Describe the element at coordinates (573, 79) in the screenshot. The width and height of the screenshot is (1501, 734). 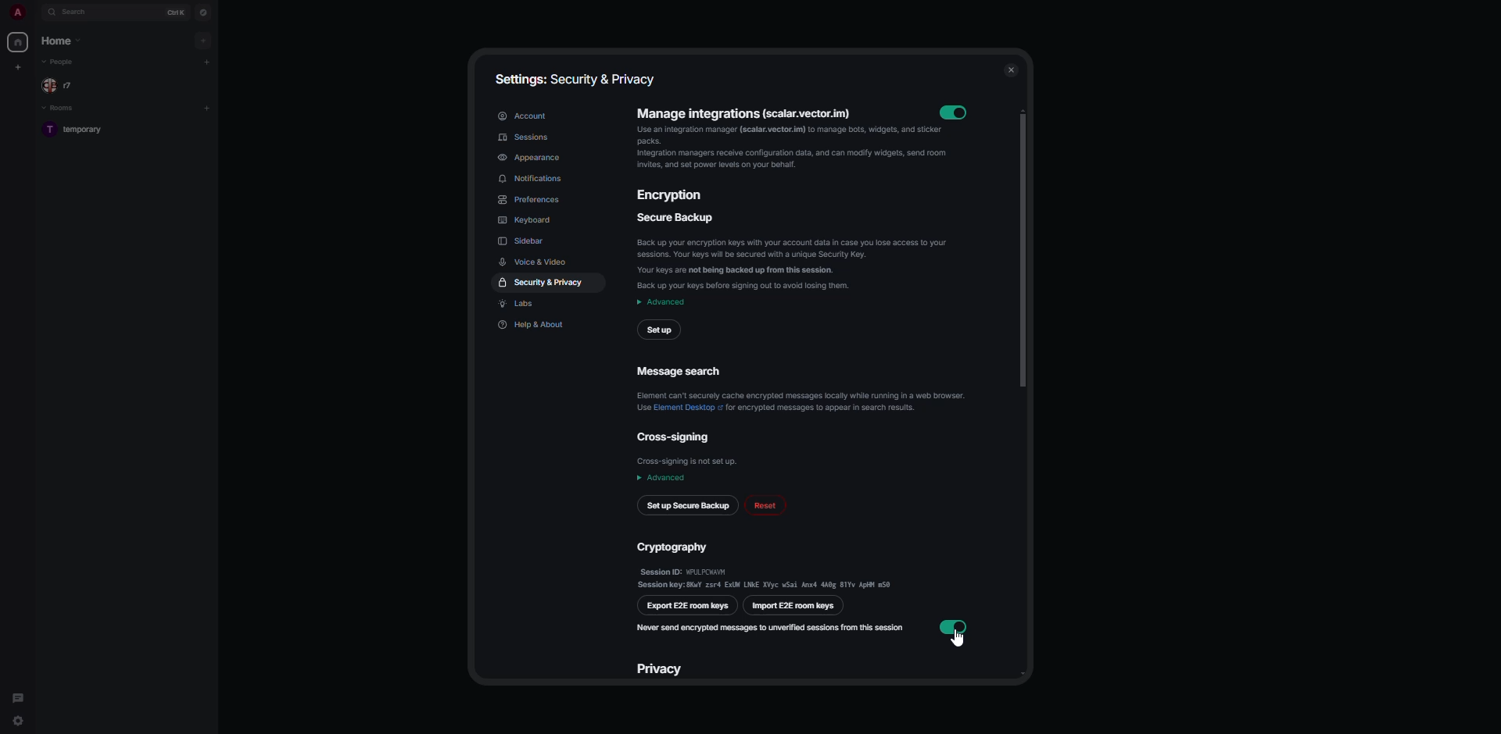
I see `settings: security & privacy` at that location.